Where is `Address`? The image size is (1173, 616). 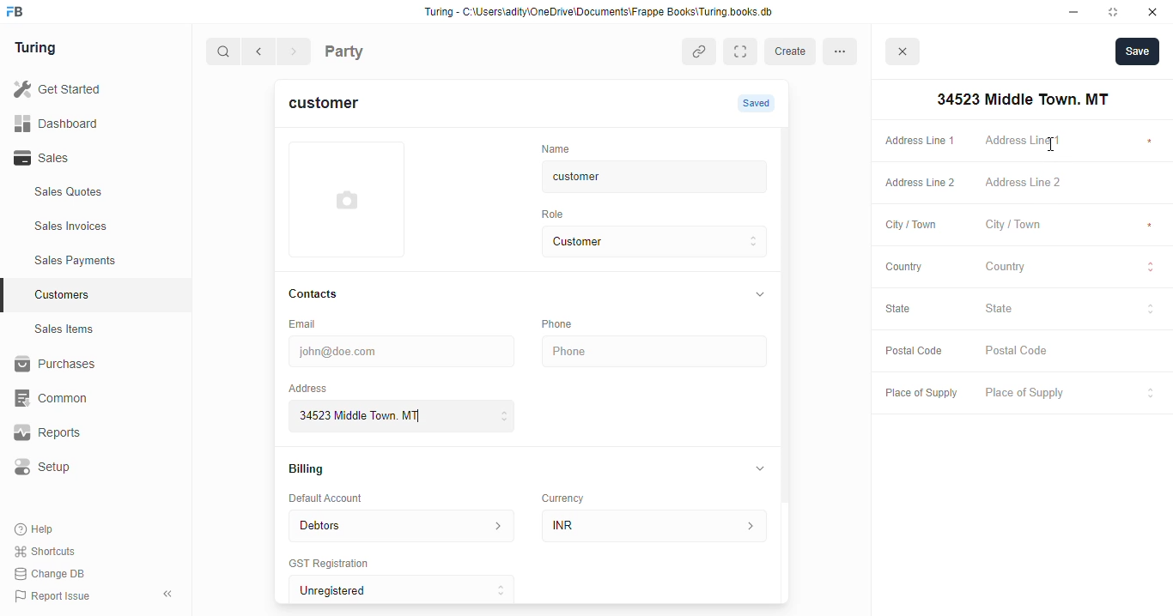 Address is located at coordinates (319, 387).